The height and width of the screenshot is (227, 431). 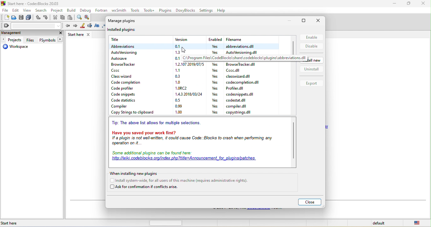 What do you see at coordinates (129, 83) in the screenshot?
I see `code completion` at bounding box center [129, 83].